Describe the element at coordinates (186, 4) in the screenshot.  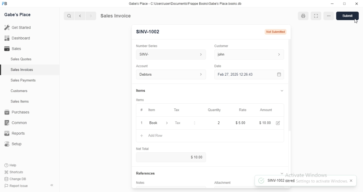
I see `Gabe's Place - C'\Users\userDocuments\Frappe Books\Gabe's Place books db` at that location.